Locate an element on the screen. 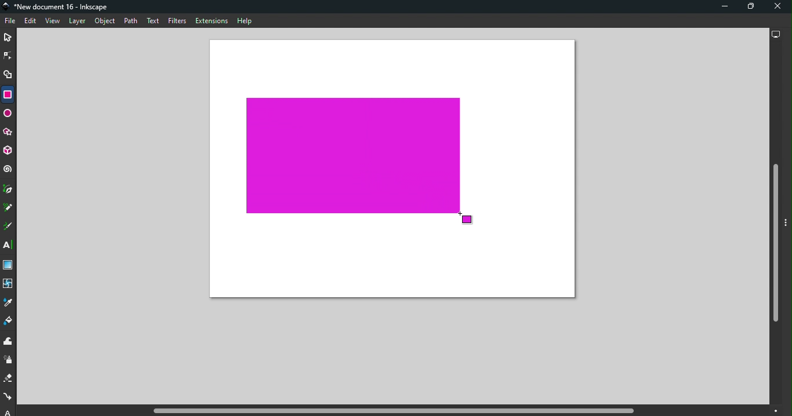 This screenshot has height=416, width=792. Eraser tool is located at coordinates (9, 378).